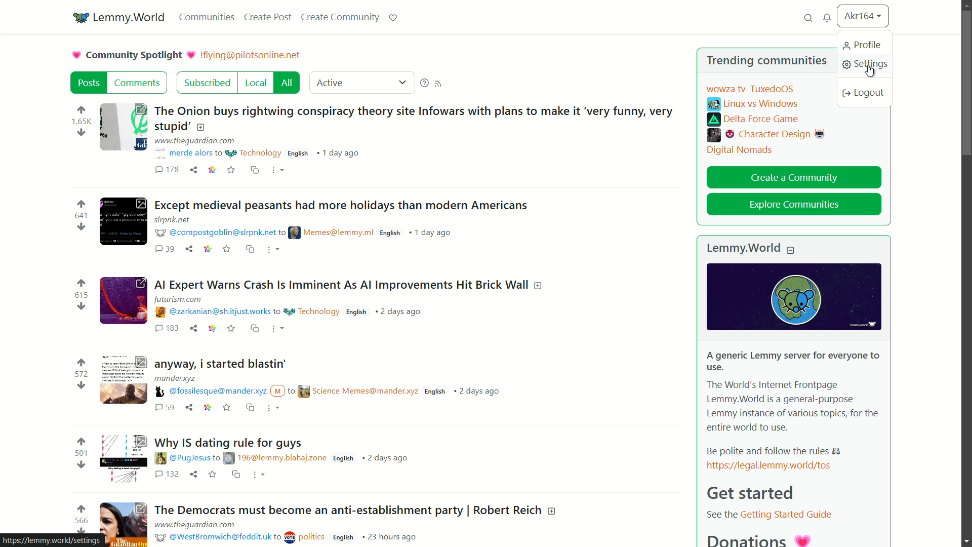 The height and width of the screenshot is (547, 972). Describe the element at coordinates (274, 407) in the screenshot. I see `more` at that location.